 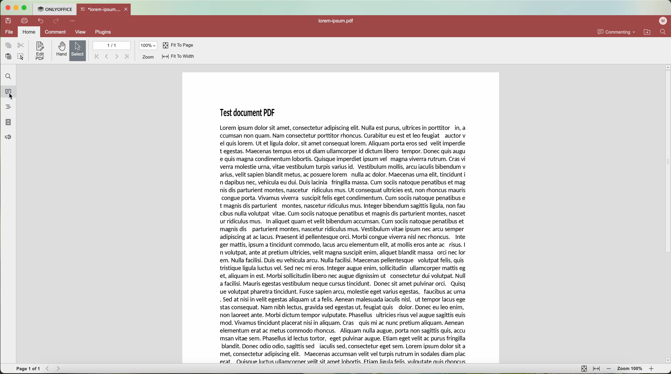 What do you see at coordinates (338, 21) in the screenshot?
I see `file name` at bounding box center [338, 21].